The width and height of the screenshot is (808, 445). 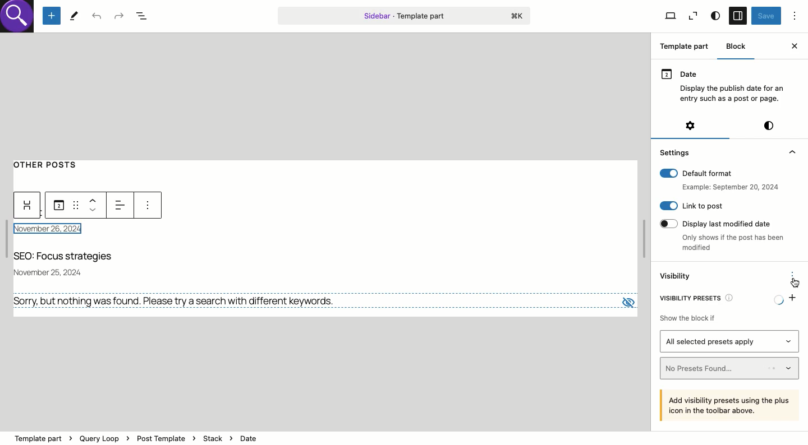 I want to click on Draf, so click(x=75, y=204).